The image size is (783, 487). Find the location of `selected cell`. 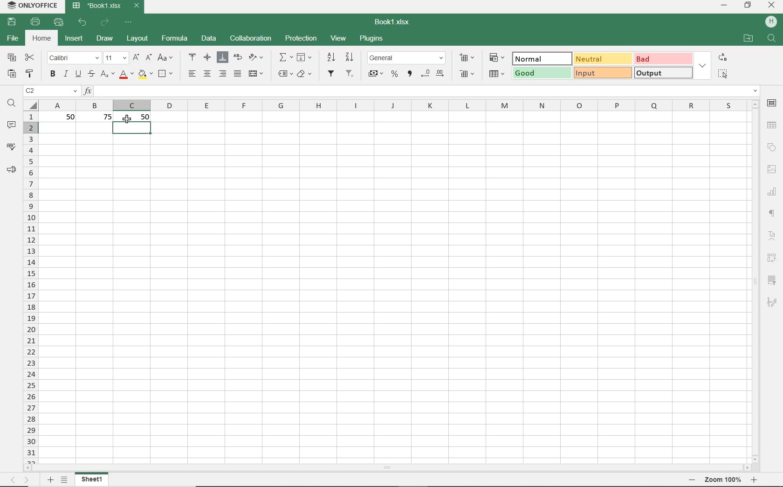

selected cell is located at coordinates (132, 128).